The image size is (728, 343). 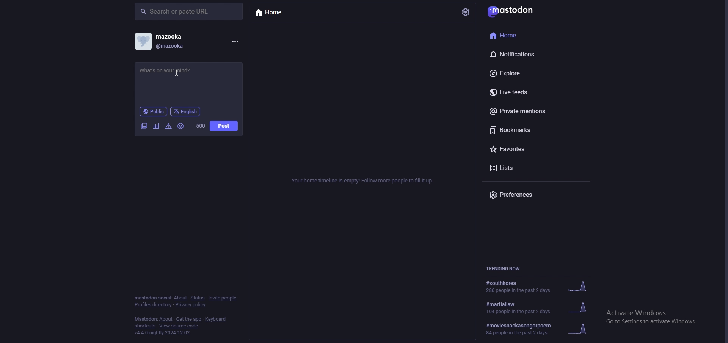 I want to click on Windows activation prompt, so click(x=657, y=316).